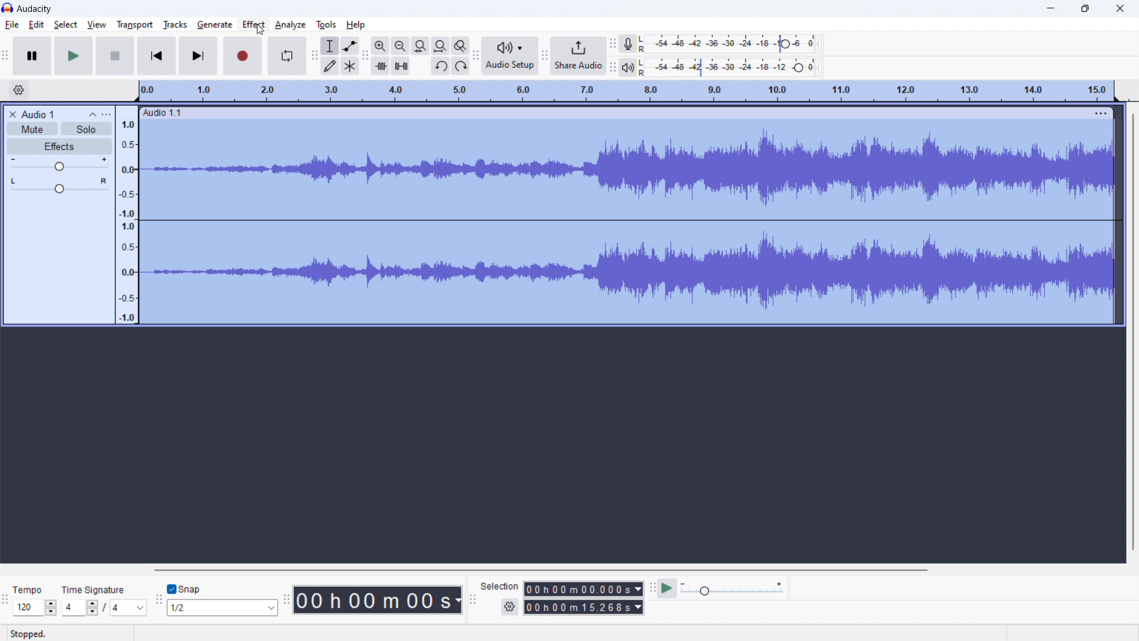 The height and width of the screenshot is (641, 1139). What do you see at coordinates (8, 8) in the screenshot?
I see `Audacity logo` at bounding box center [8, 8].